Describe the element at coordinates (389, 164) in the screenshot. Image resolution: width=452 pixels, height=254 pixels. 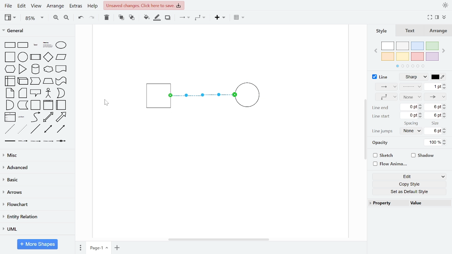
I see `flow animation` at that location.